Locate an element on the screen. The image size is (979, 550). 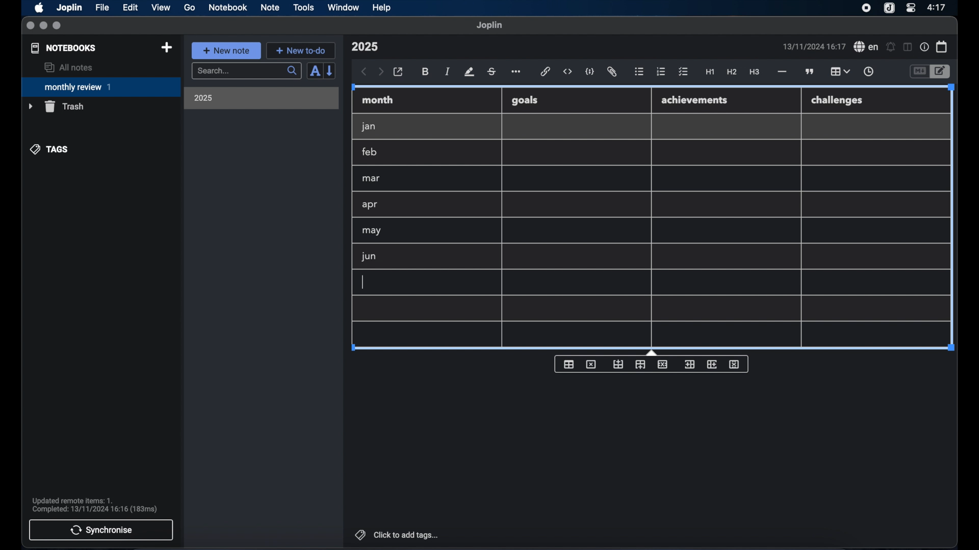
note title is located at coordinates (365, 47).